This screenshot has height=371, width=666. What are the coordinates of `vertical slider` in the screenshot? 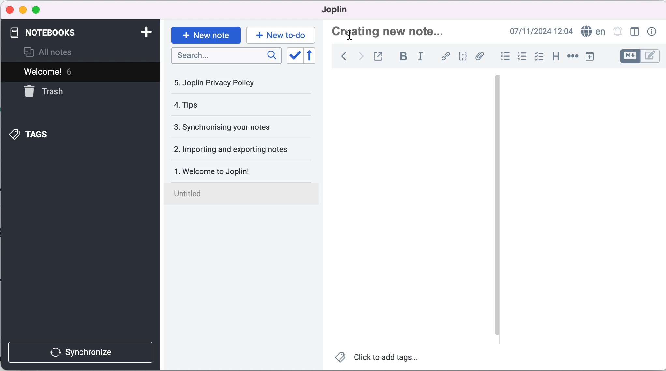 It's located at (497, 205).